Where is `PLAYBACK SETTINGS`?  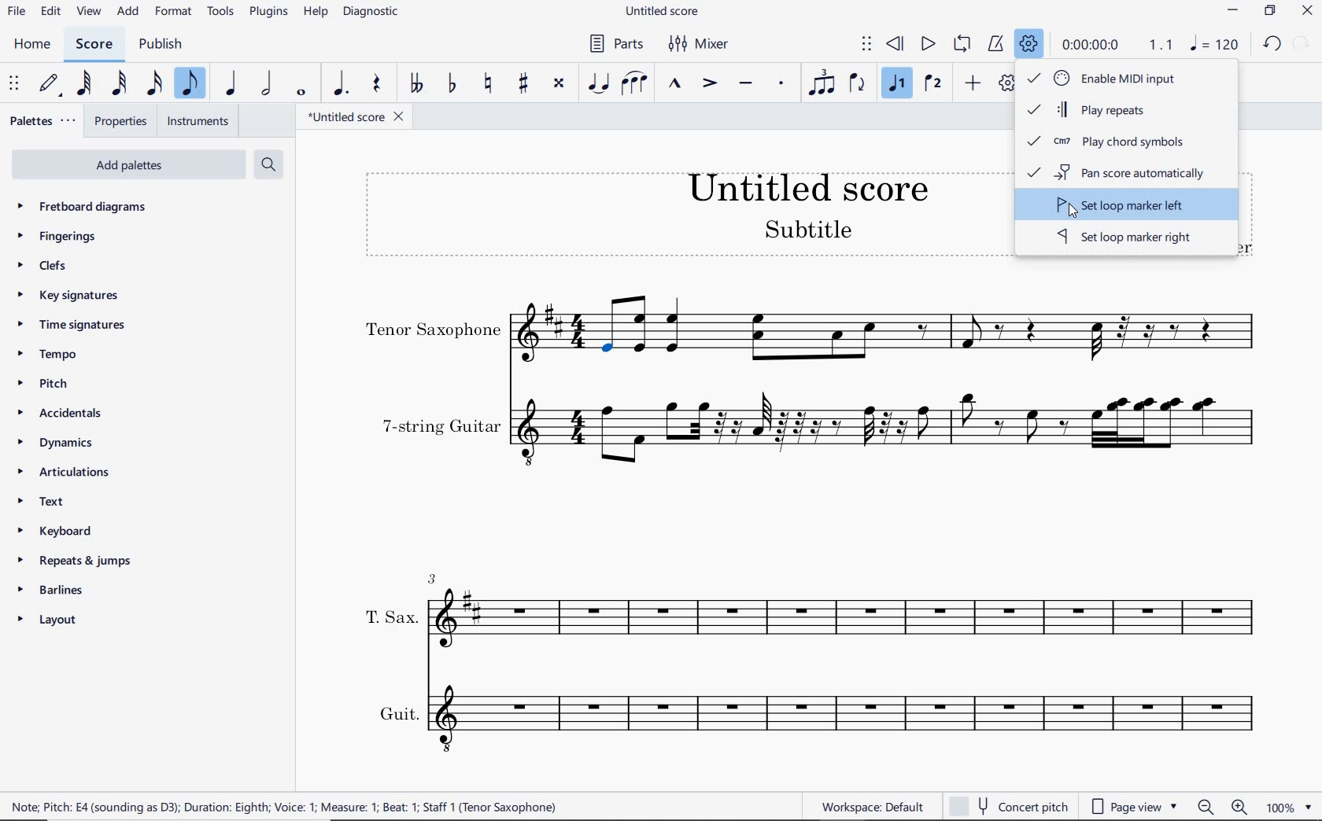 PLAYBACK SETTINGS is located at coordinates (1030, 45).